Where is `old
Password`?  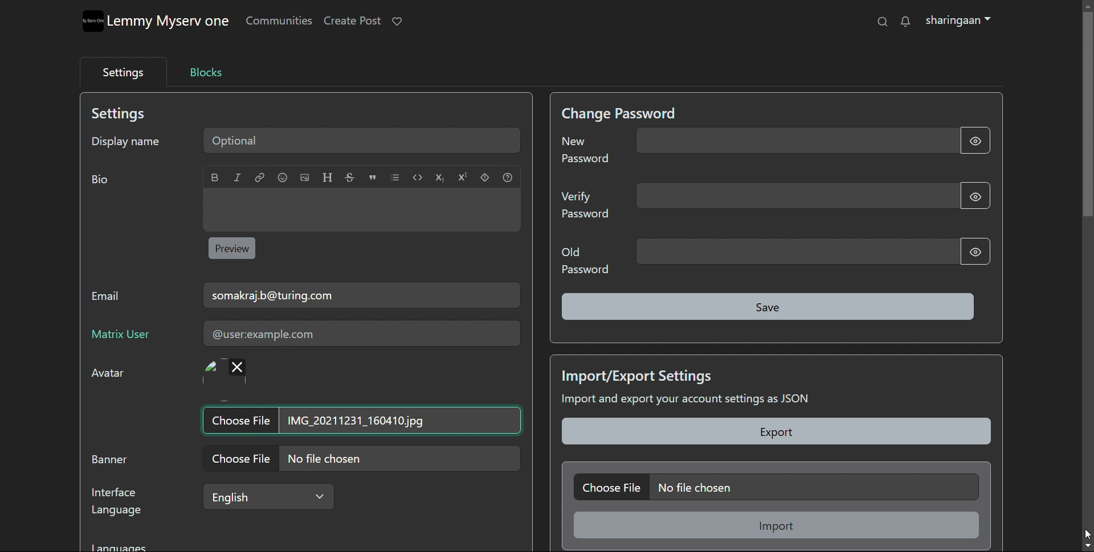 old
Password is located at coordinates (585, 260).